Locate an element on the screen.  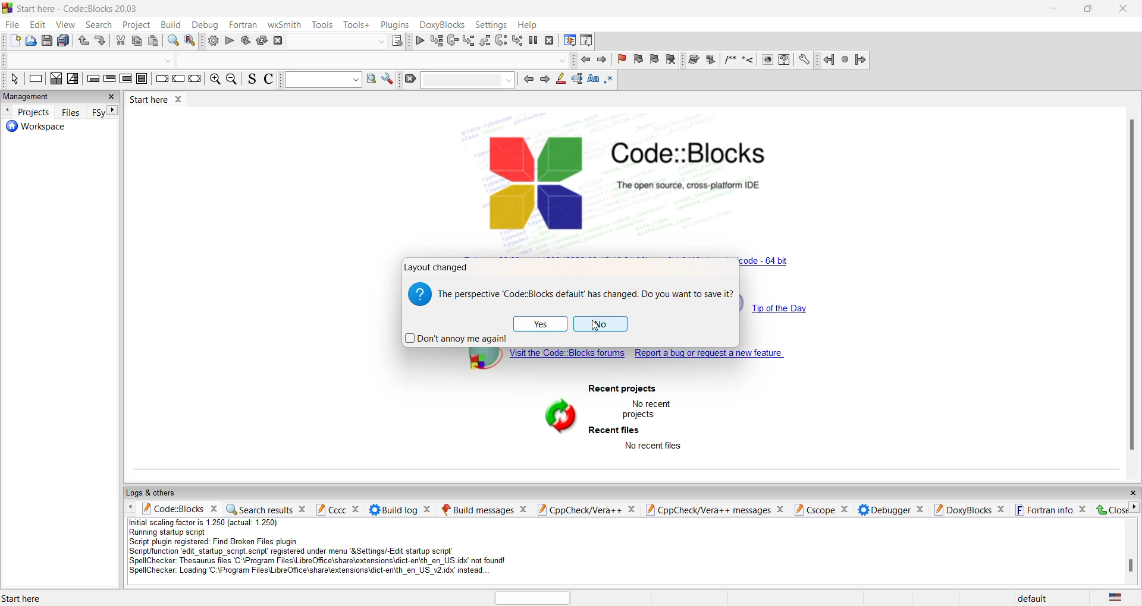
counting loop is located at coordinates (127, 79).